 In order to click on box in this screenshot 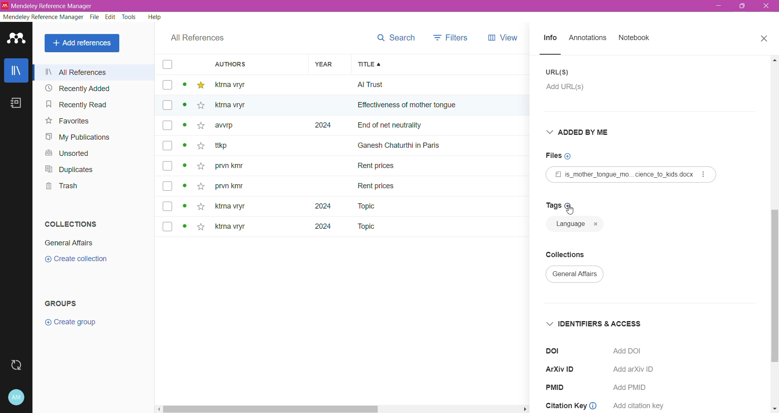, I will do `click(168, 187)`.